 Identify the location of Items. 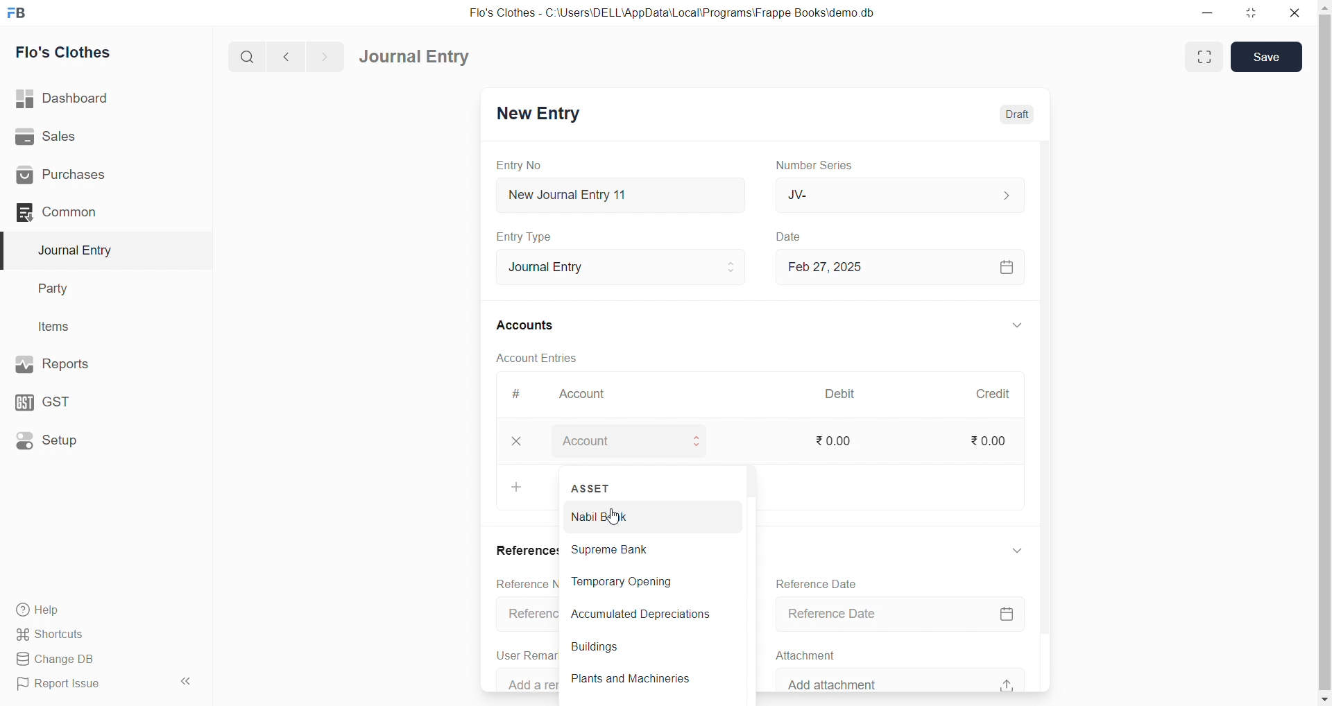
(59, 326).